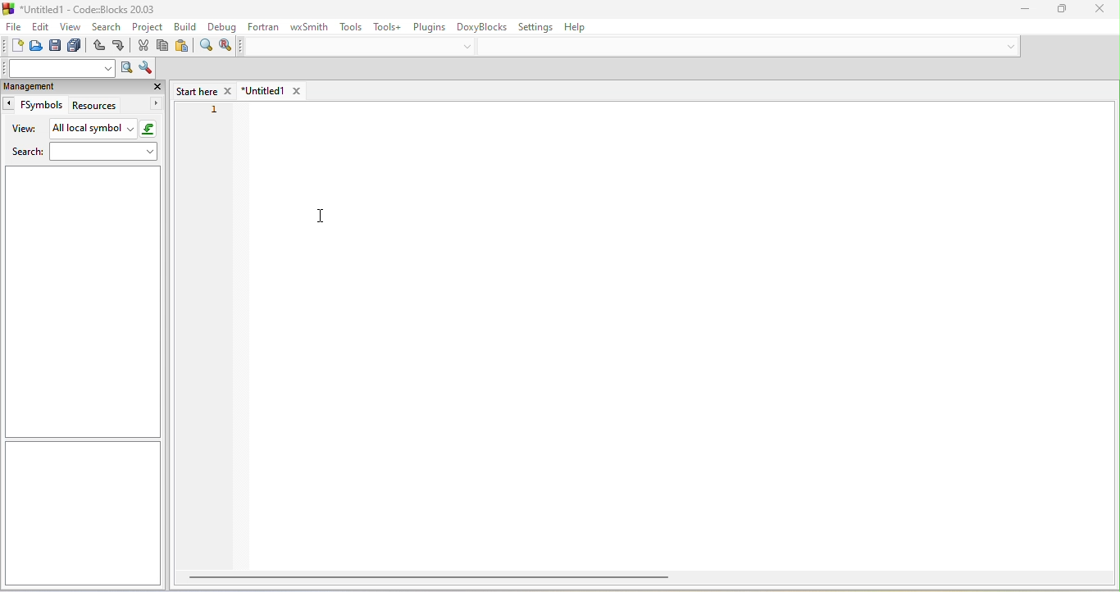 The image size is (1120, 592). What do you see at coordinates (1057, 11) in the screenshot?
I see `maximize` at bounding box center [1057, 11].